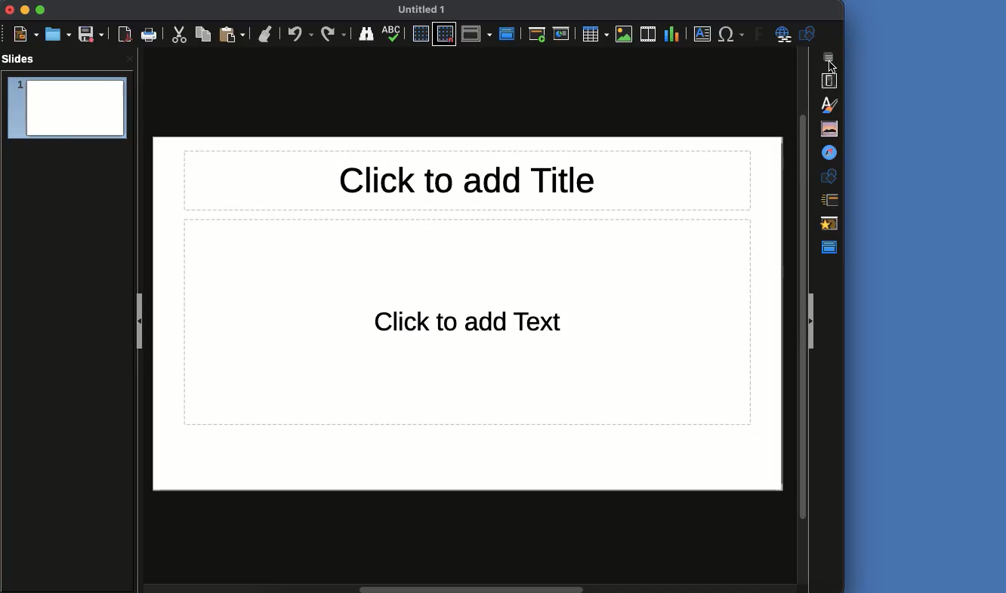 The image size is (1006, 593). What do you see at coordinates (755, 35) in the screenshot?
I see `Fontwork text` at bounding box center [755, 35].